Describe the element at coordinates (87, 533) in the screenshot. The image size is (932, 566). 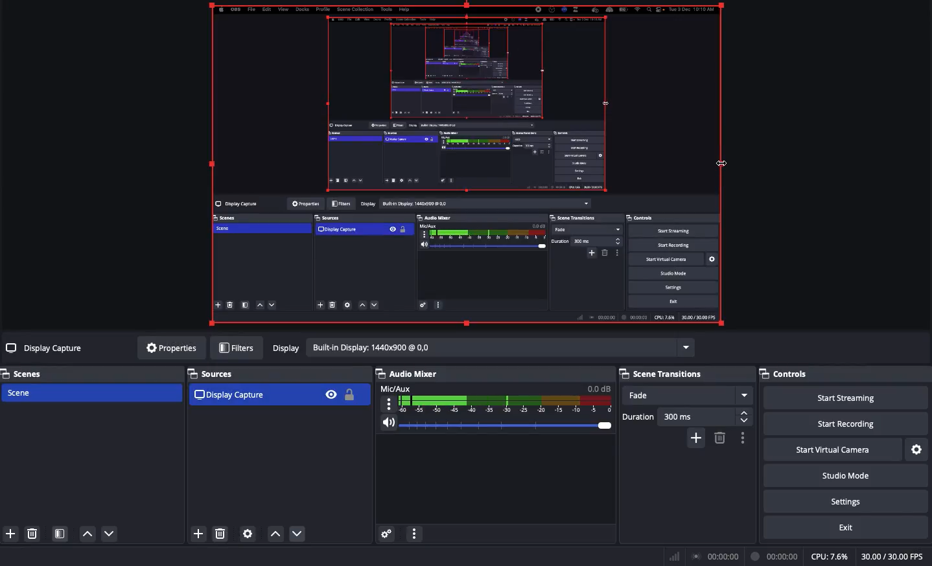
I see `Move up` at that location.